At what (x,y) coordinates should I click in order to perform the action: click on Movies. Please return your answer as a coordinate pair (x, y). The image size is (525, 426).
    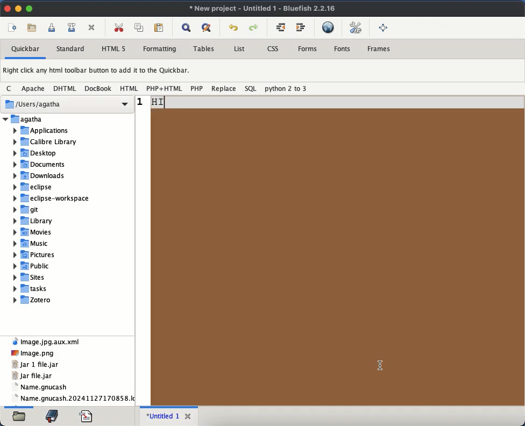
    Looking at the image, I should click on (32, 232).